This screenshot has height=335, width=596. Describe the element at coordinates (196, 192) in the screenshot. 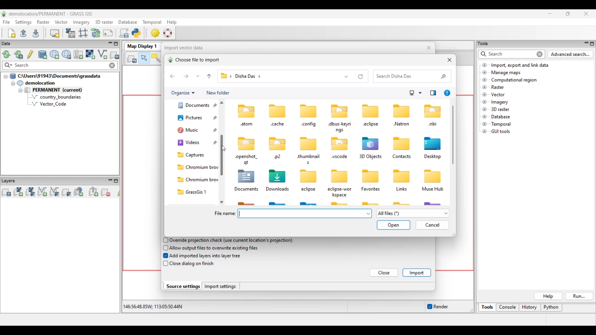

I see `GrassGis 1 folder` at that location.